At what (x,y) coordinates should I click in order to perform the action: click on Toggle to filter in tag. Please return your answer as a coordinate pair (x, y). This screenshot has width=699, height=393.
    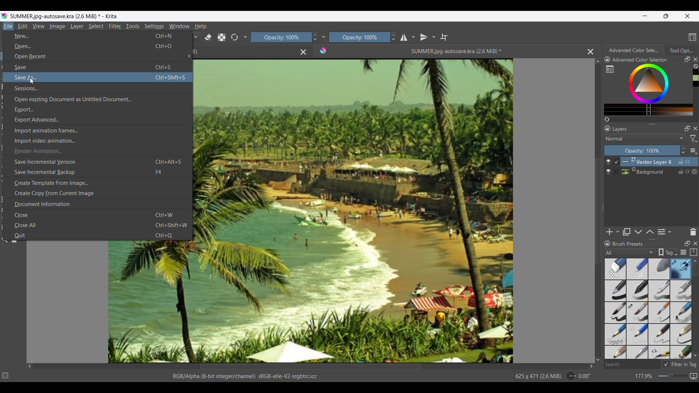
    Looking at the image, I should click on (680, 364).